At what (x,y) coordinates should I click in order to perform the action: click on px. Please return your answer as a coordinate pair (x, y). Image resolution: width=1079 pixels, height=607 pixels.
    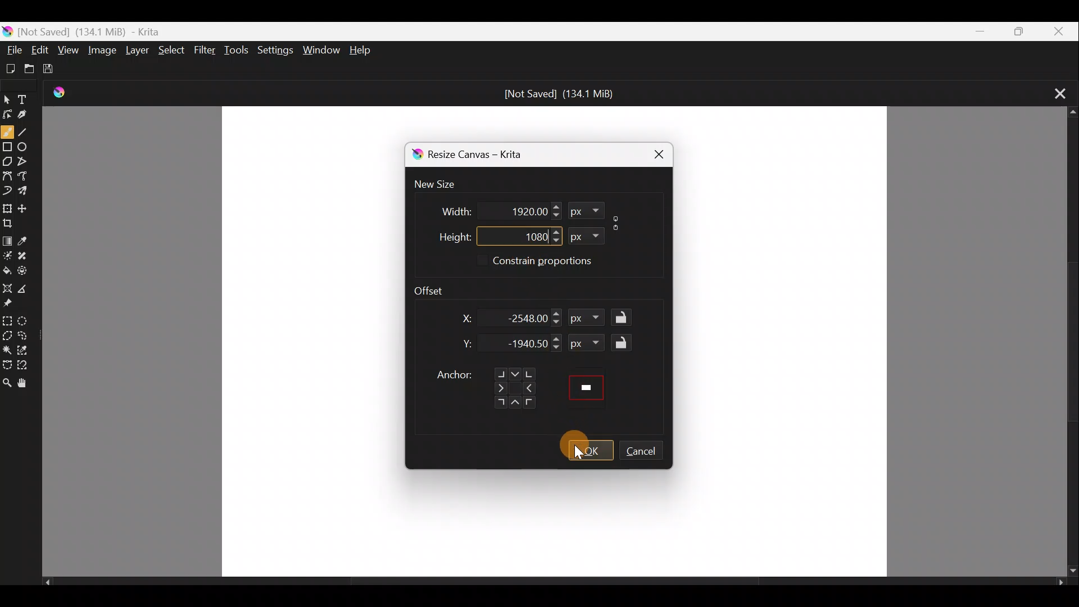
    Looking at the image, I should click on (583, 234).